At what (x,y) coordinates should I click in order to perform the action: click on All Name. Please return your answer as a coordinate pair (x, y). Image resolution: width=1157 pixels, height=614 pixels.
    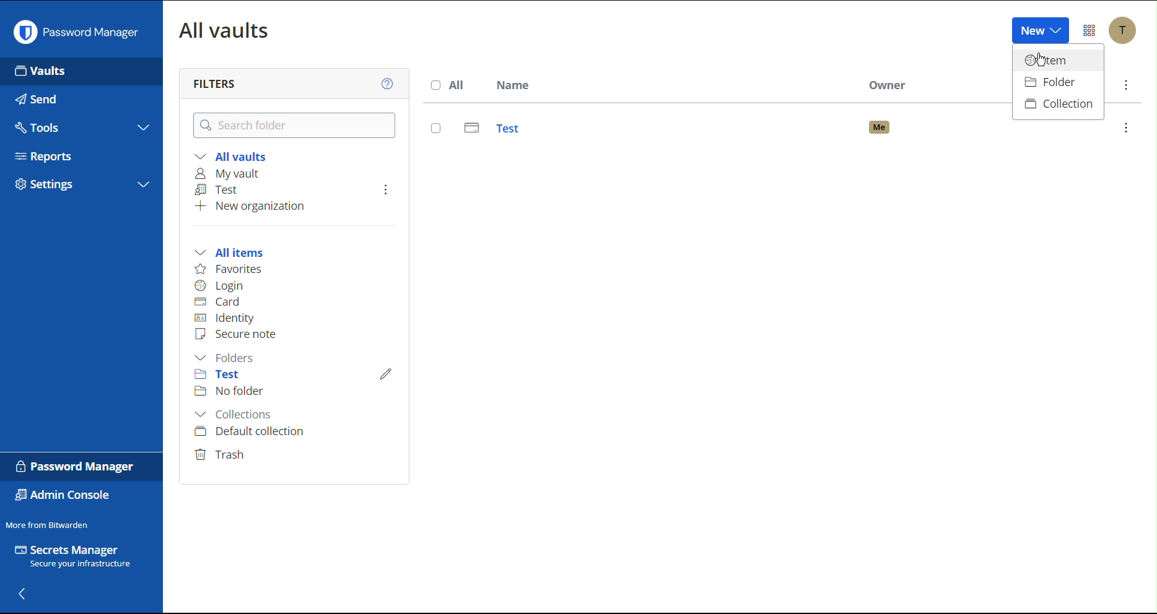
    Looking at the image, I should click on (447, 87).